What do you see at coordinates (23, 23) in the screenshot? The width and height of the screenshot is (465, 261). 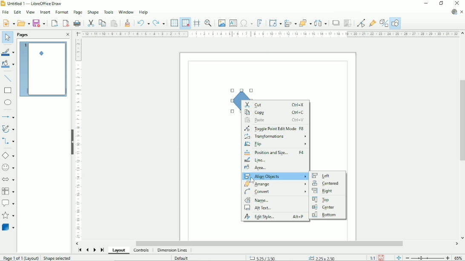 I see `Open ` at bounding box center [23, 23].